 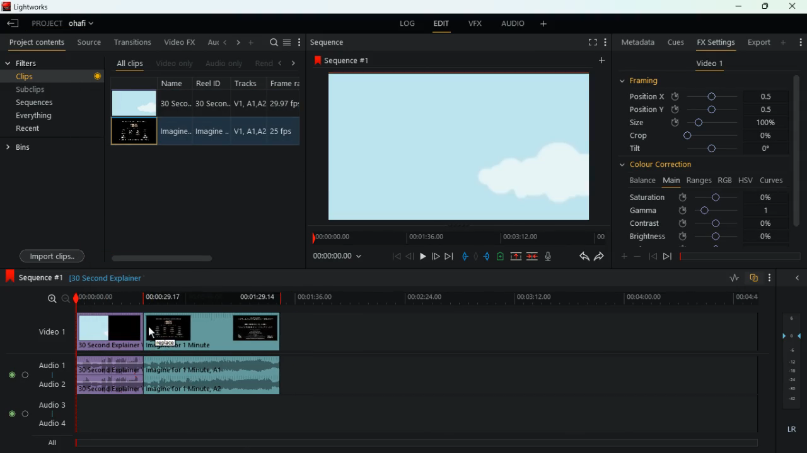 What do you see at coordinates (47, 23) in the screenshot?
I see `project` at bounding box center [47, 23].